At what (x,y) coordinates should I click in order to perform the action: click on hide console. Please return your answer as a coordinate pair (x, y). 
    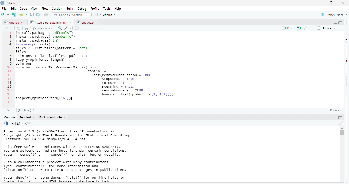
    Looking at the image, I should click on (341, 117).